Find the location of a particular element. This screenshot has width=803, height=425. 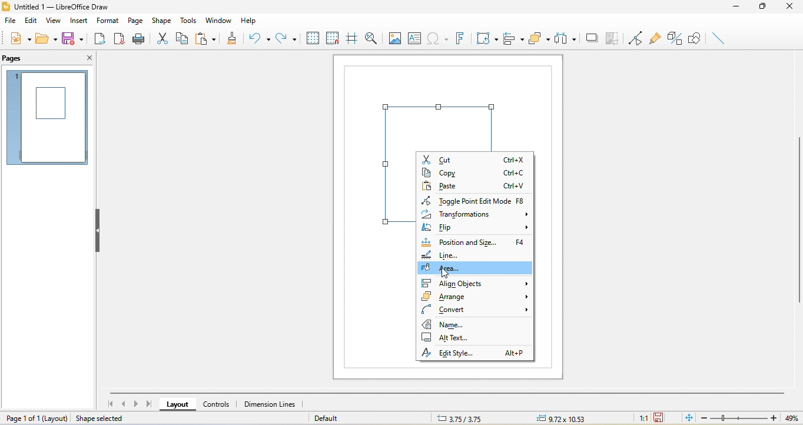

fit to the current window is located at coordinates (689, 419).